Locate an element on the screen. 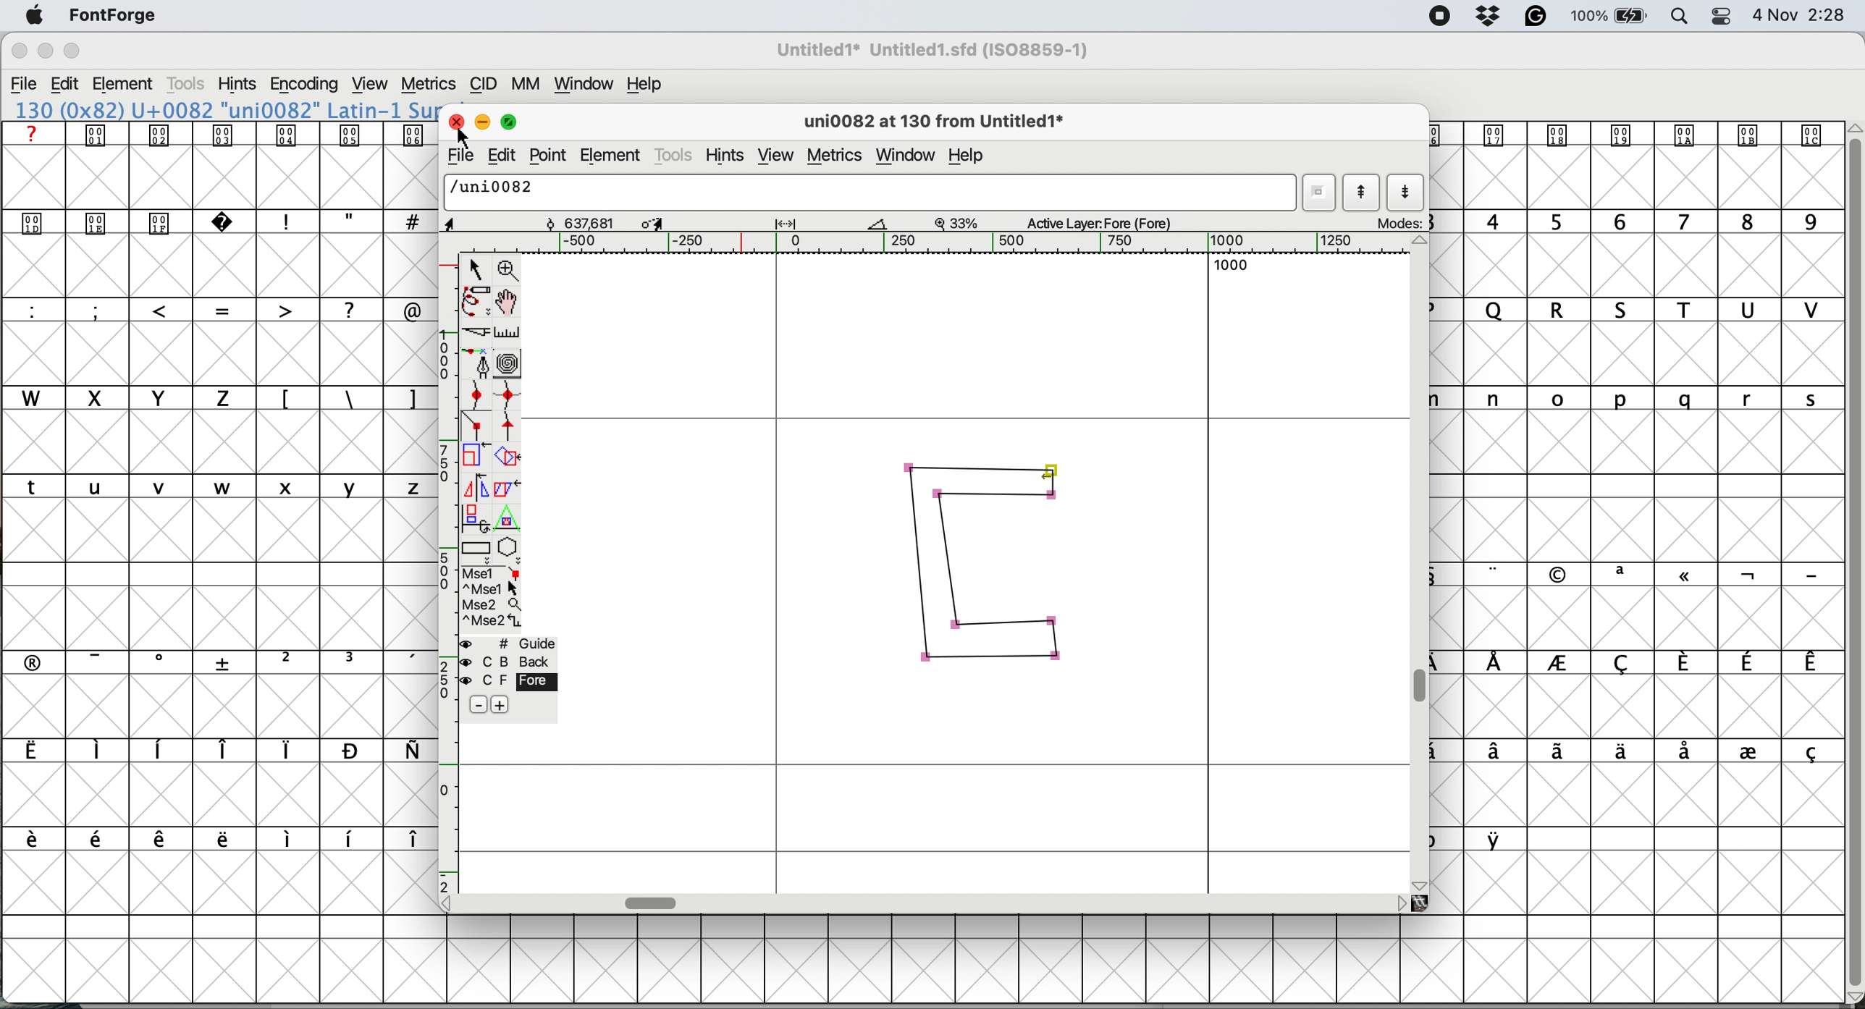 This screenshot has width=1865, height=1009. glyph name is located at coordinates (866, 191).